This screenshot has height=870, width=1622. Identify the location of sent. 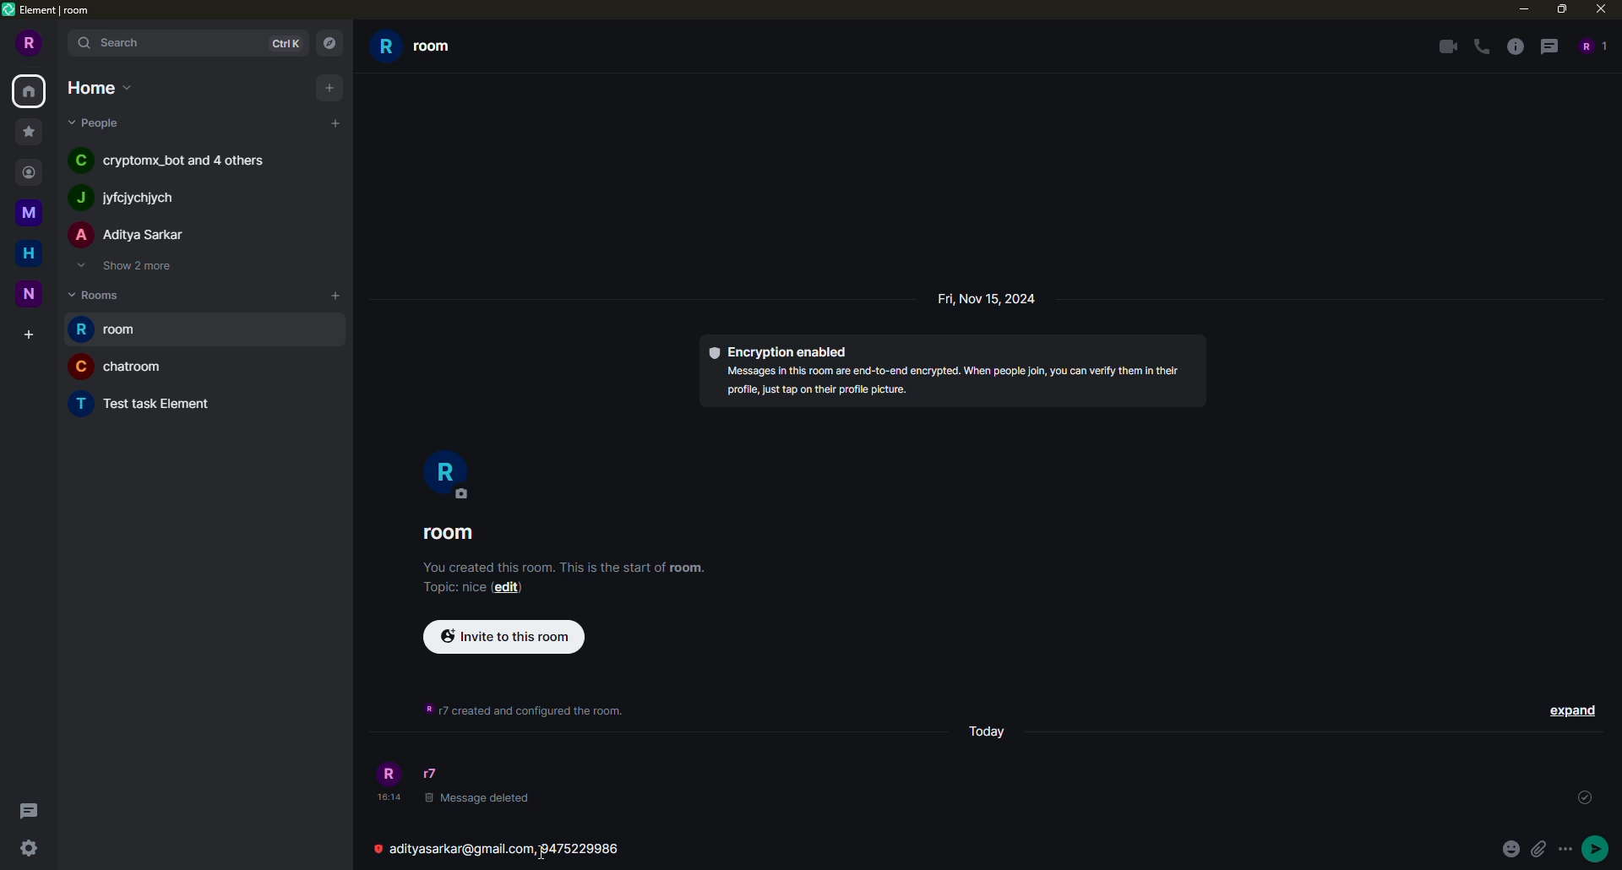
(1583, 797).